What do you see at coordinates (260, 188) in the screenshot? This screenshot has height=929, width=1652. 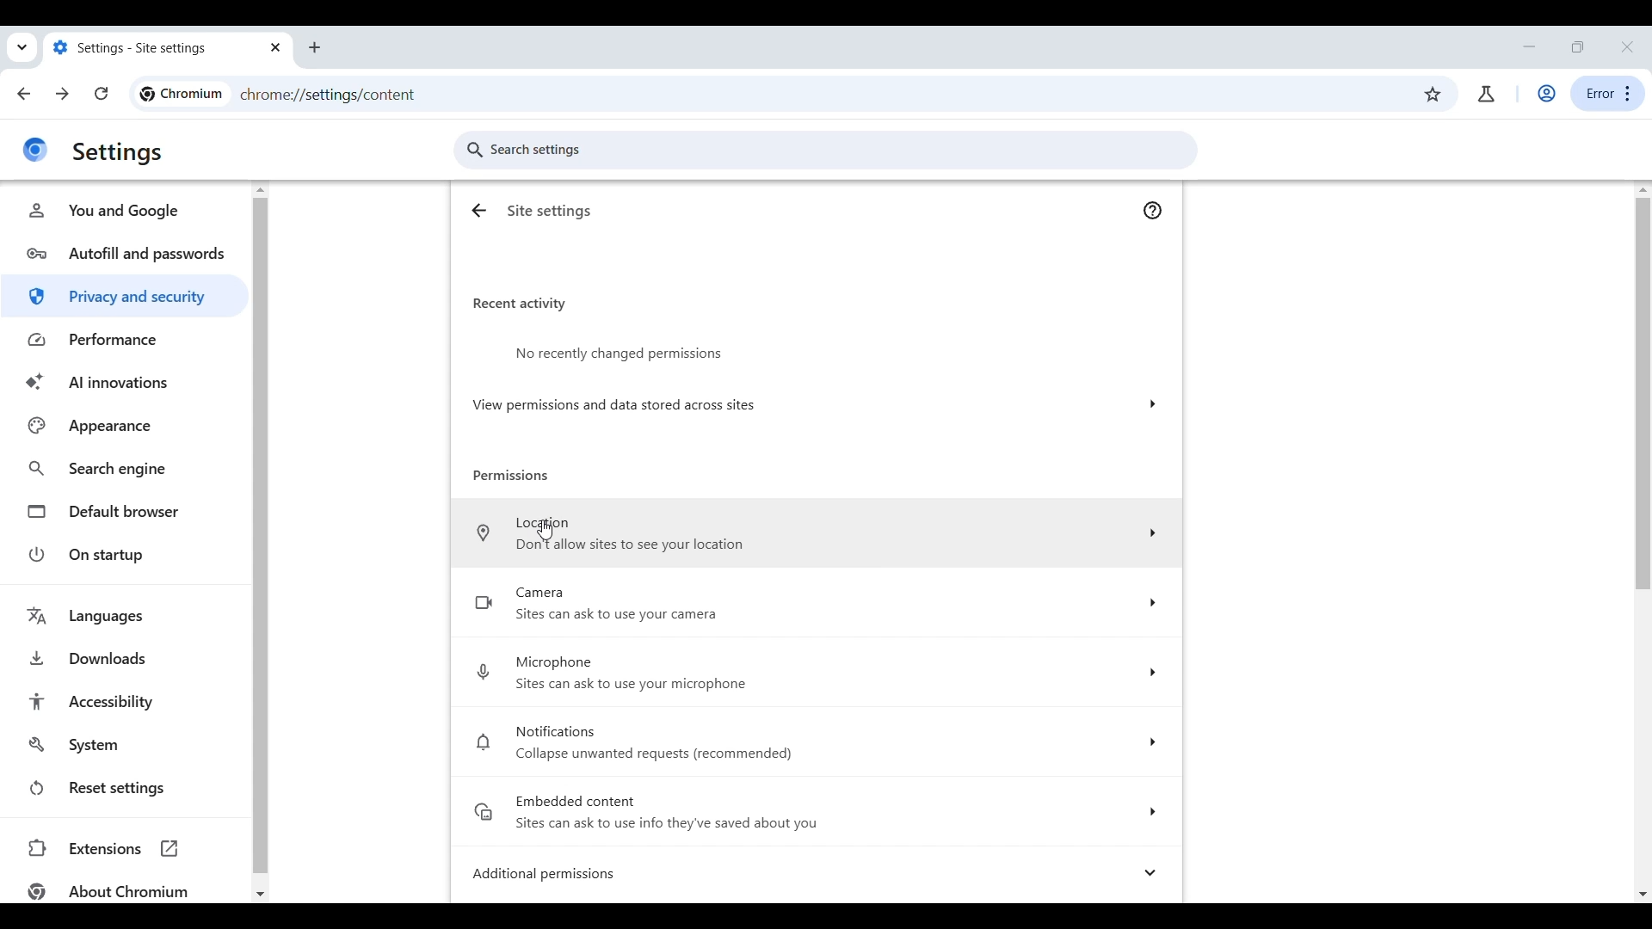 I see `quick slide to top` at bounding box center [260, 188].